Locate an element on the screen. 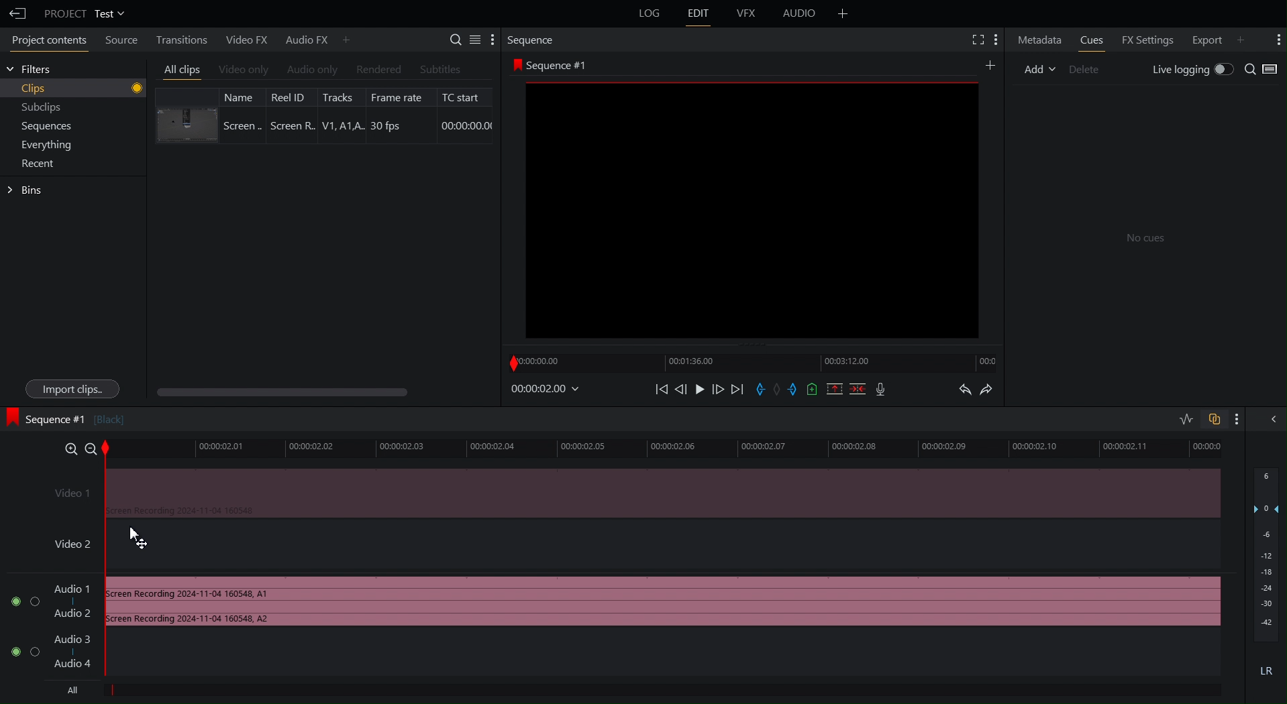  Settings is located at coordinates (470, 41).